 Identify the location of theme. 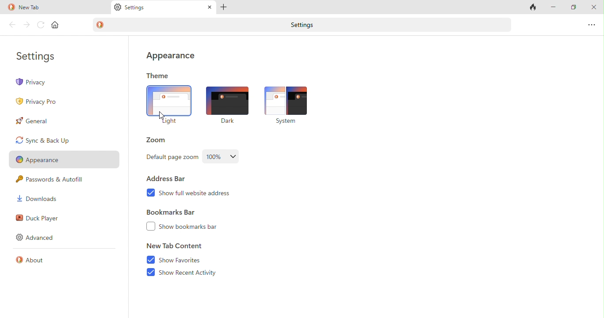
(159, 75).